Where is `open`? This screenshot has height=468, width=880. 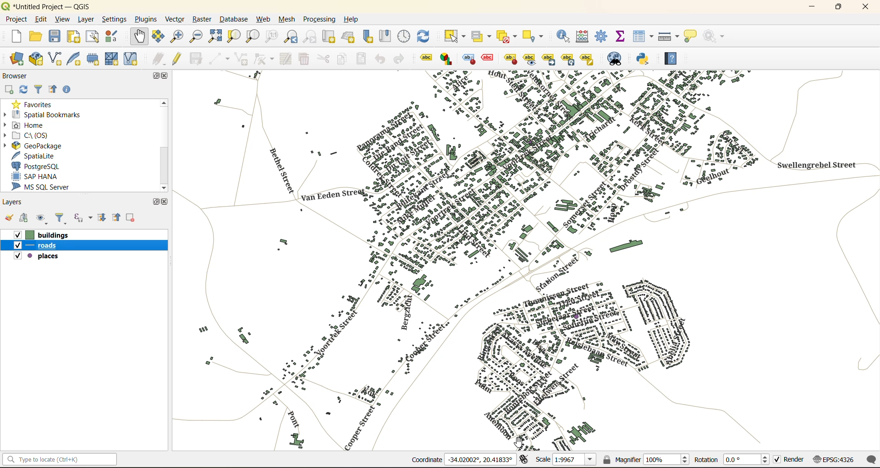
open is located at coordinates (37, 37).